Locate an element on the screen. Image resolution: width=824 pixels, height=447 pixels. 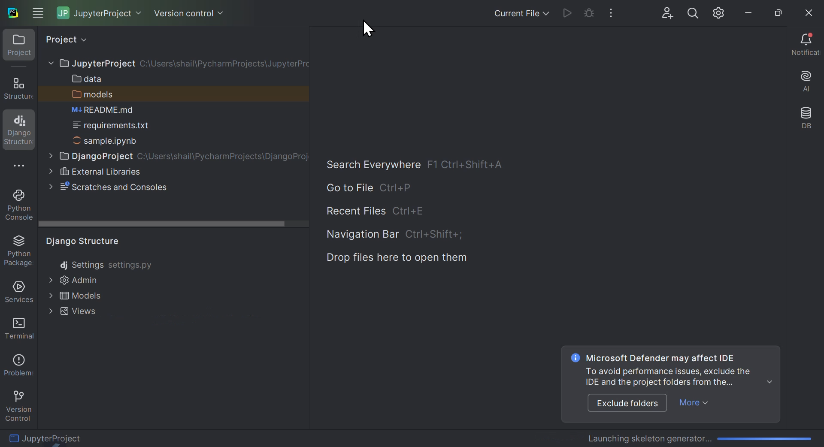
AI assistant is located at coordinates (803, 83).